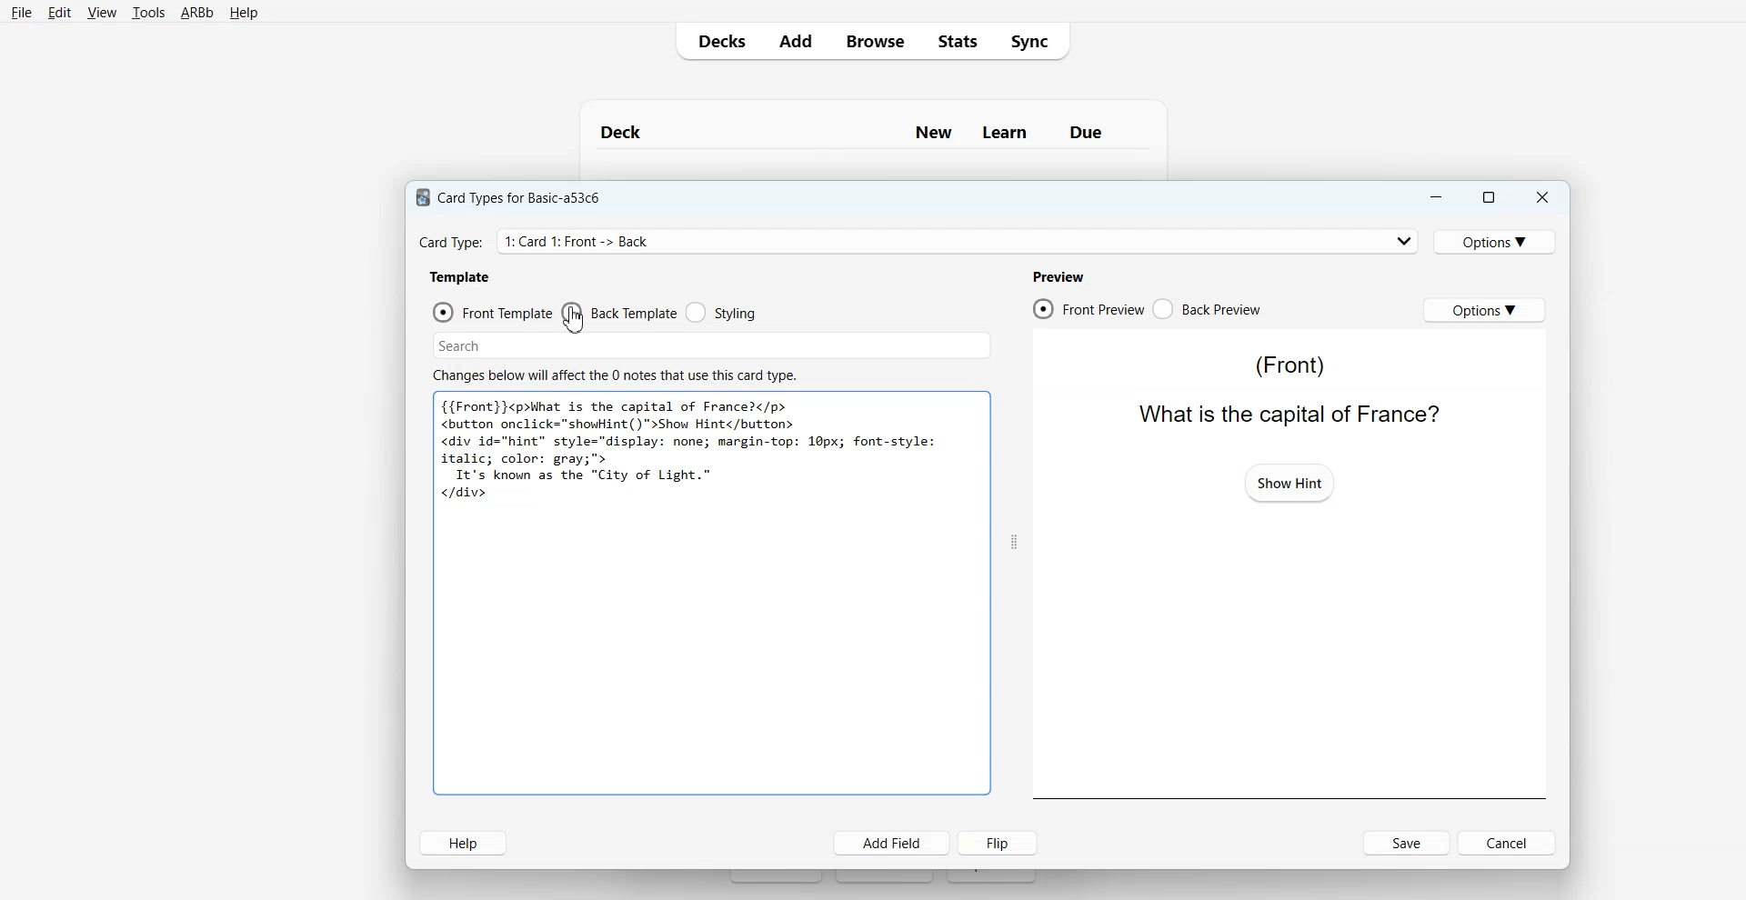 The height and width of the screenshot is (900, 1746). I want to click on Tools, so click(148, 14).